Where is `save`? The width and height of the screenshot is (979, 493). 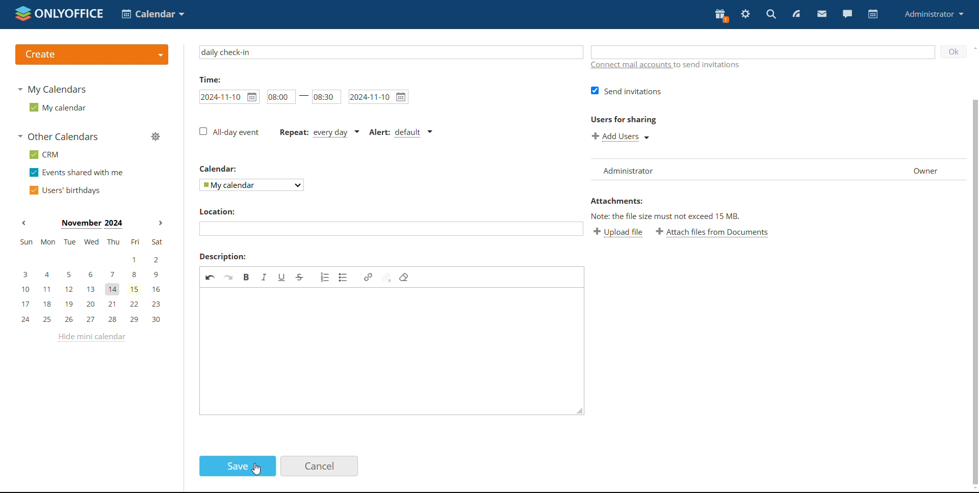 save is located at coordinates (237, 466).